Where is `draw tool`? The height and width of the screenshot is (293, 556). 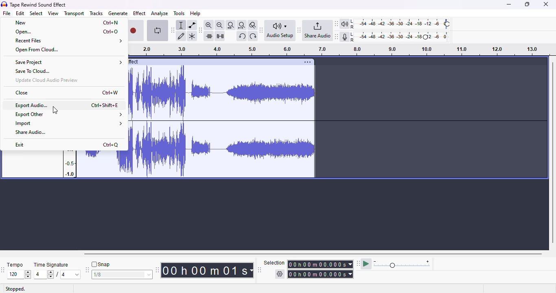
draw tool is located at coordinates (182, 36).